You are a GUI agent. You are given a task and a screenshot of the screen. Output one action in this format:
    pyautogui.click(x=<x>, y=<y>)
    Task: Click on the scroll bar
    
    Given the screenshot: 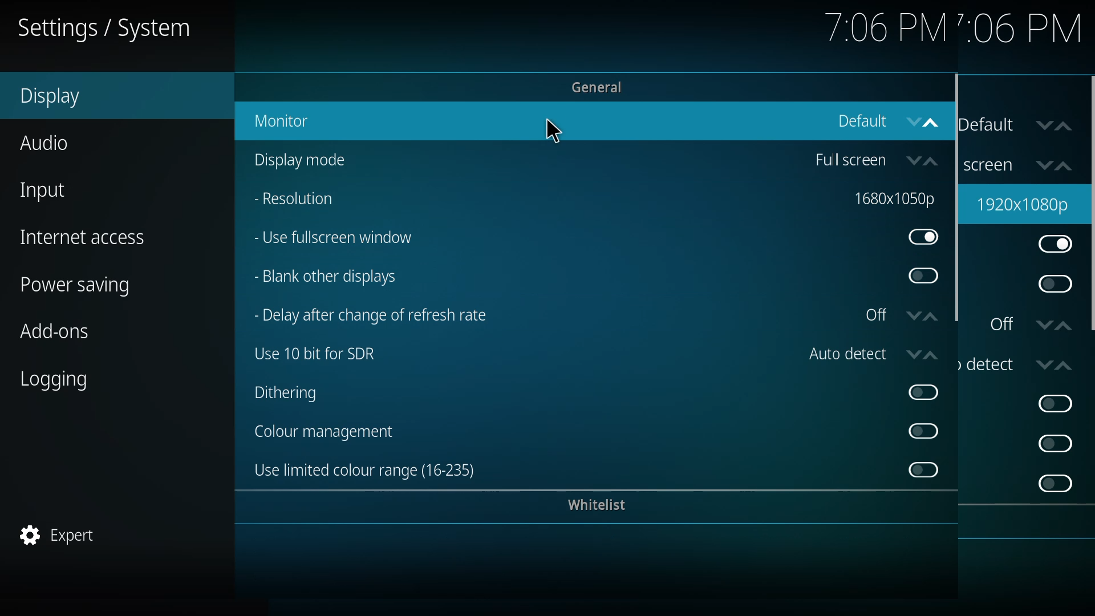 What is the action you would take?
    pyautogui.click(x=956, y=213)
    